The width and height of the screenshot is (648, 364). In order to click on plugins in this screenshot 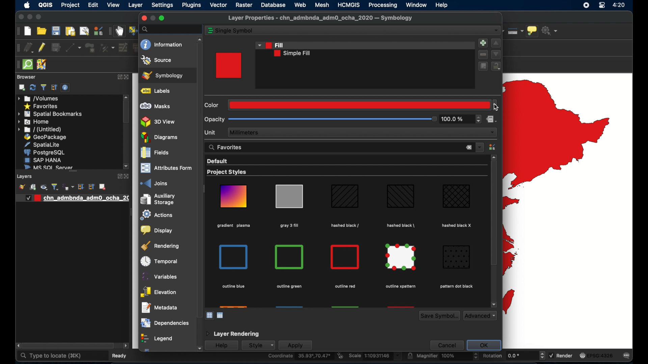, I will do `click(191, 6)`.